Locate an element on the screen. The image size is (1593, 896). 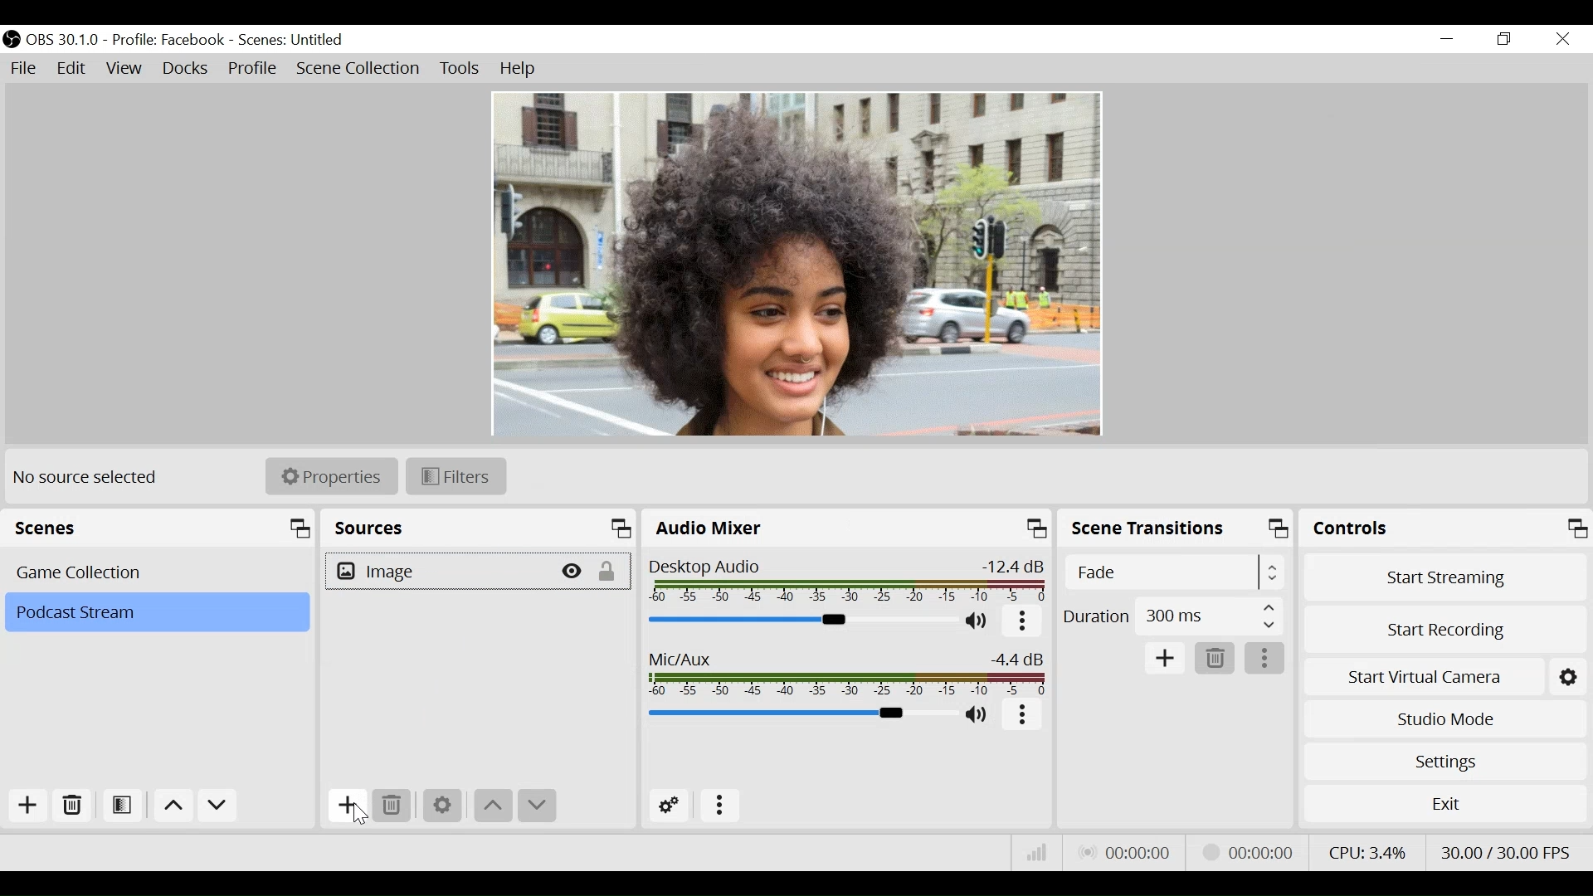
Frame Per Second is located at coordinates (1505, 849).